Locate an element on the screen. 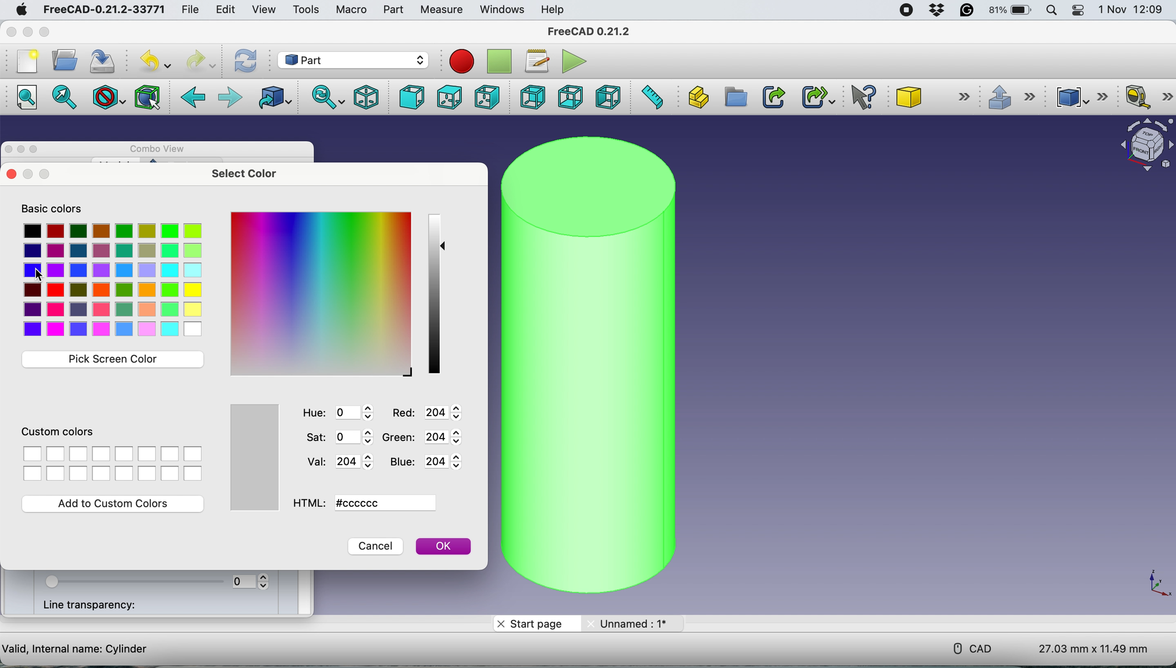 This screenshot has height=668, width=1176. fit all is located at coordinates (24, 100).